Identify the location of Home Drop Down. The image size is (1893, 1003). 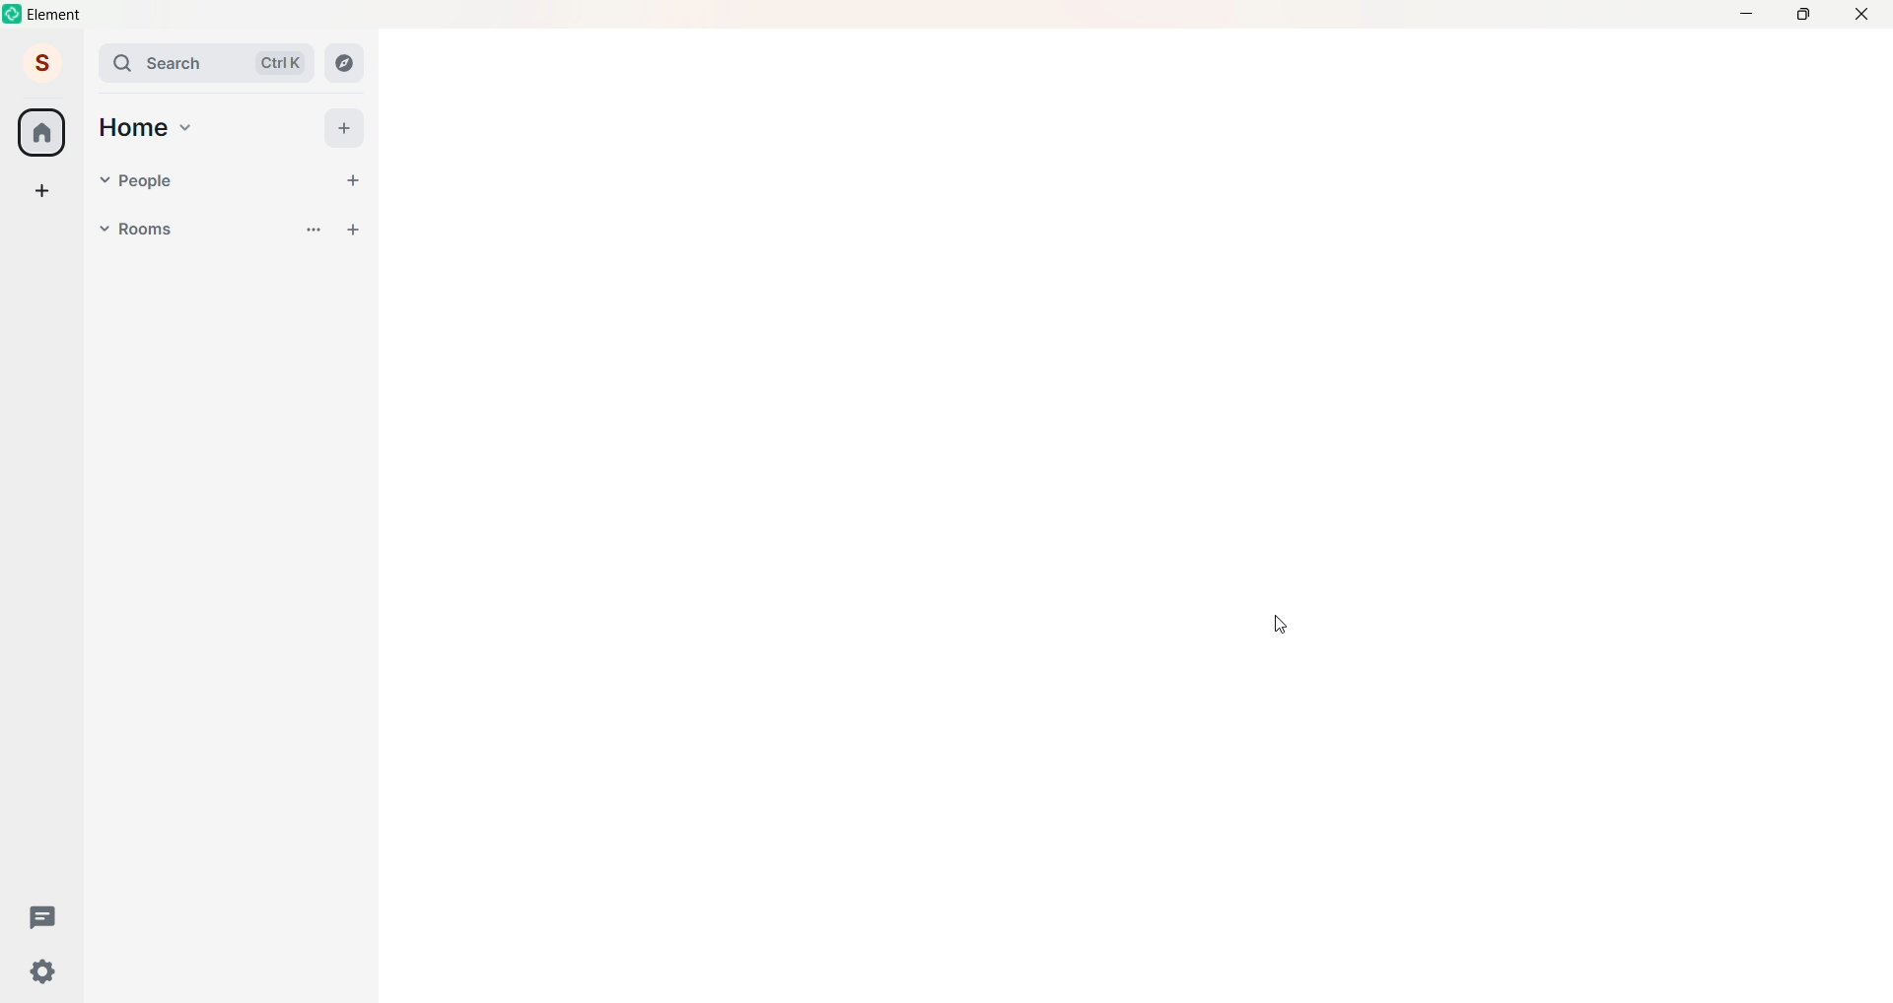
(188, 127).